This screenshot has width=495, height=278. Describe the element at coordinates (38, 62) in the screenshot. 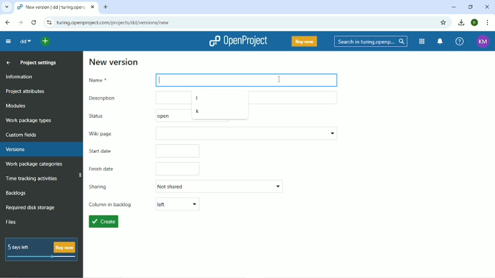

I see `Project settings` at that location.